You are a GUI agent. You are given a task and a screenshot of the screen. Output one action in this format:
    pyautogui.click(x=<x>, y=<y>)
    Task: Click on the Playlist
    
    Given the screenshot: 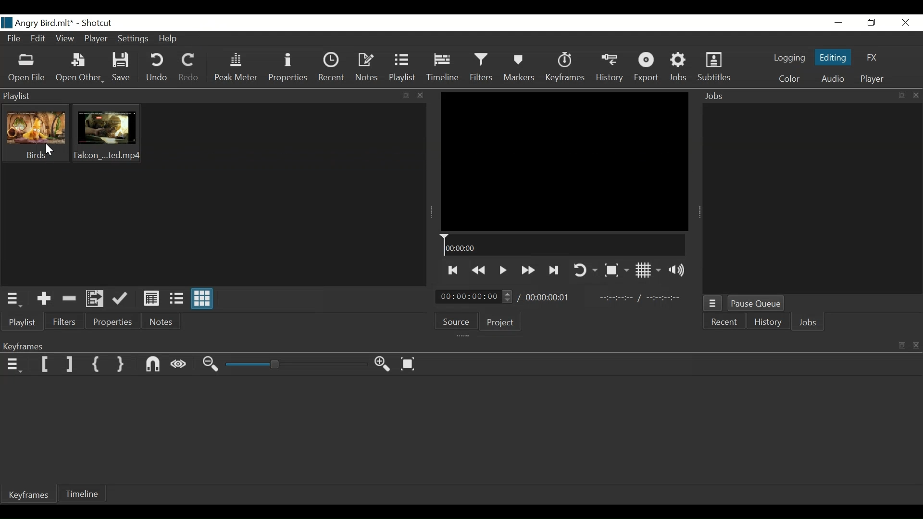 What is the action you would take?
    pyautogui.click(x=25, y=322)
    